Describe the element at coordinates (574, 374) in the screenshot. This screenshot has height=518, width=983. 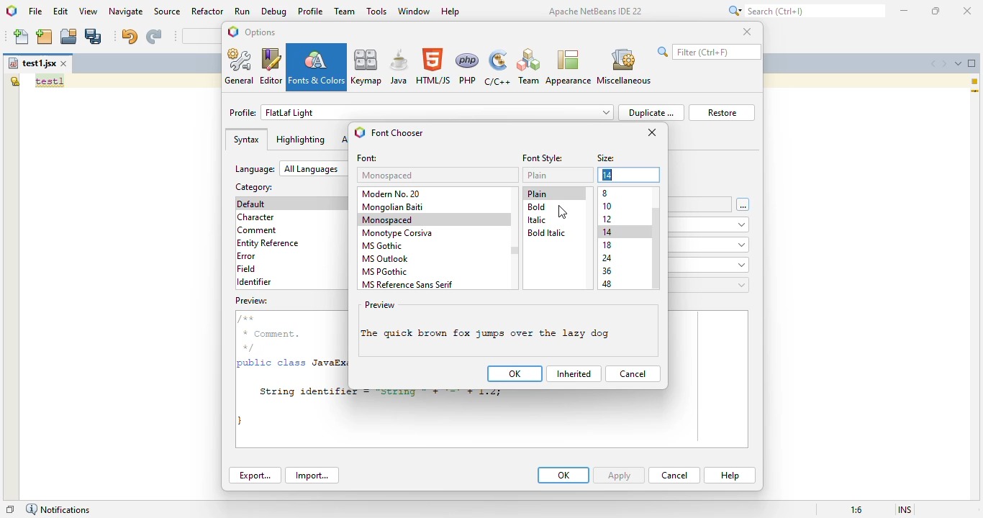
I see `inherited` at that location.